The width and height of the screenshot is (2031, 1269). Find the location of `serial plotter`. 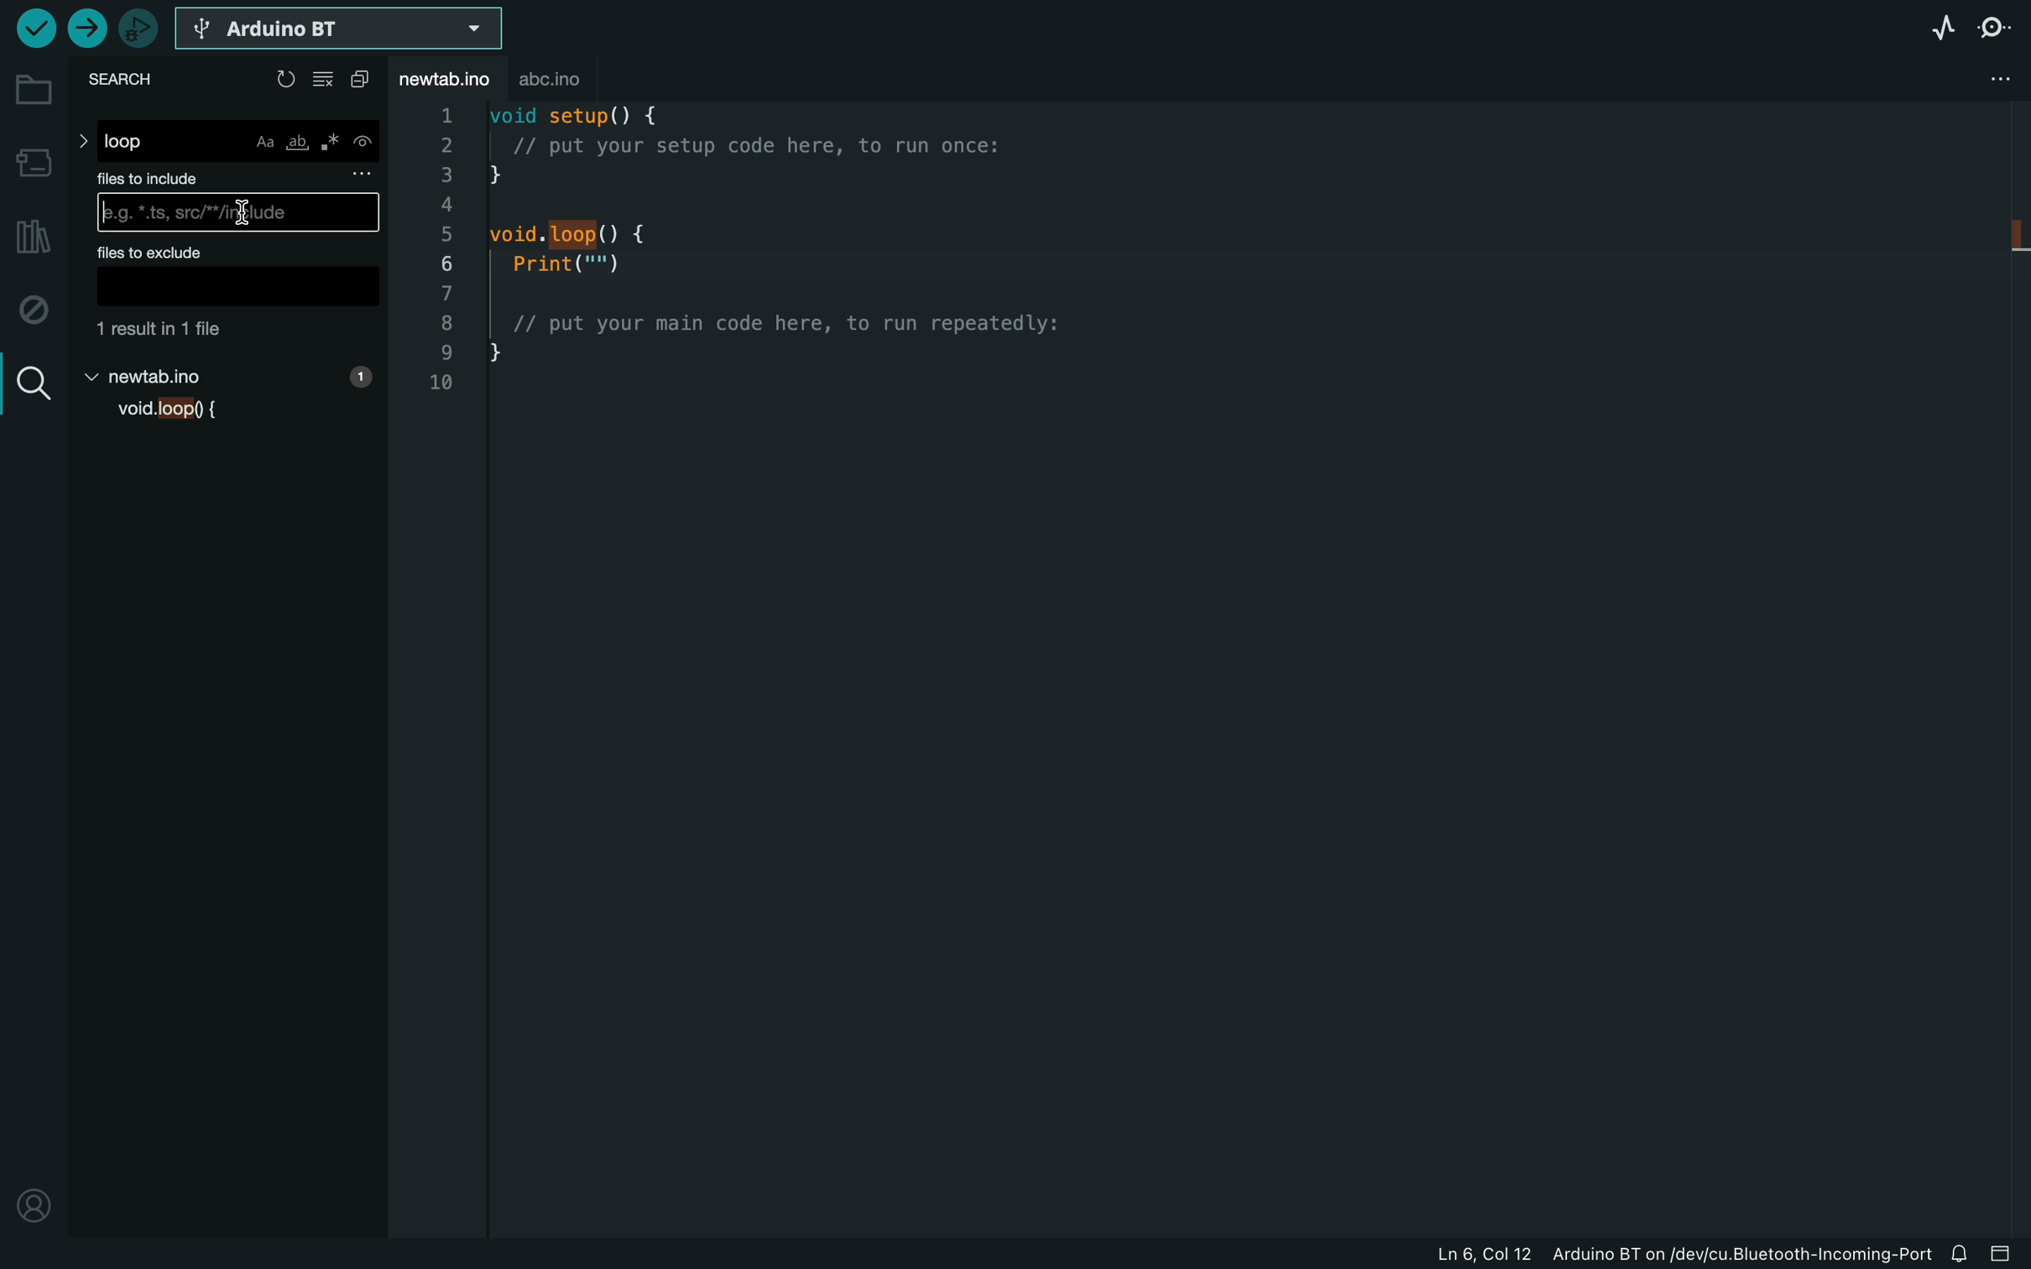

serial plotter is located at coordinates (1939, 30).